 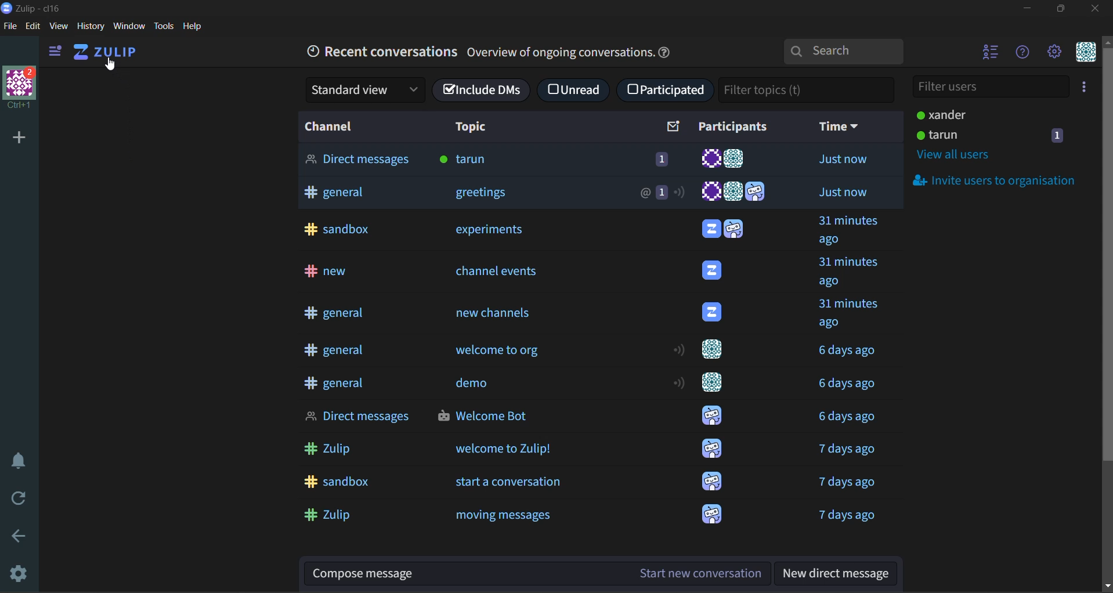 I want to click on sort, so click(x=674, y=125).